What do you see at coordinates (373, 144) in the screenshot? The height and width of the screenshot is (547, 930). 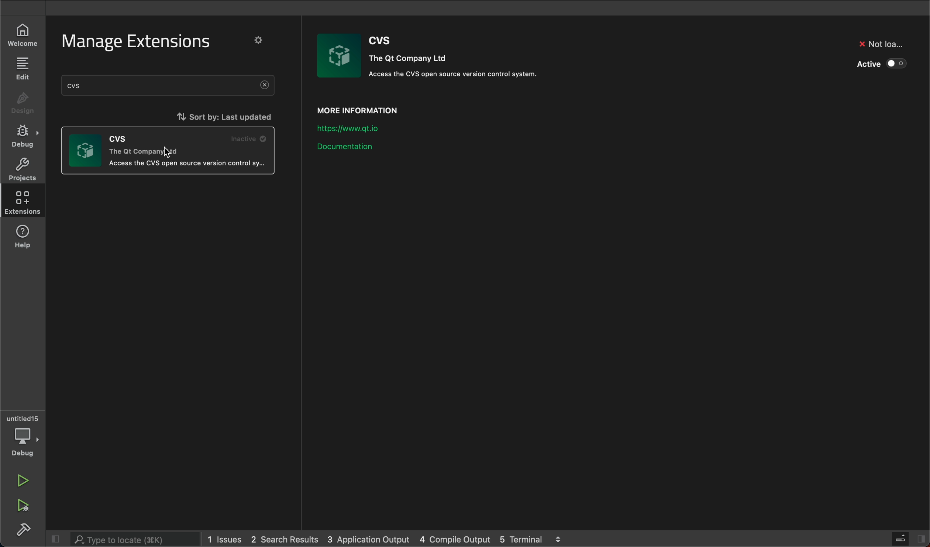 I see `Documentation ` at bounding box center [373, 144].